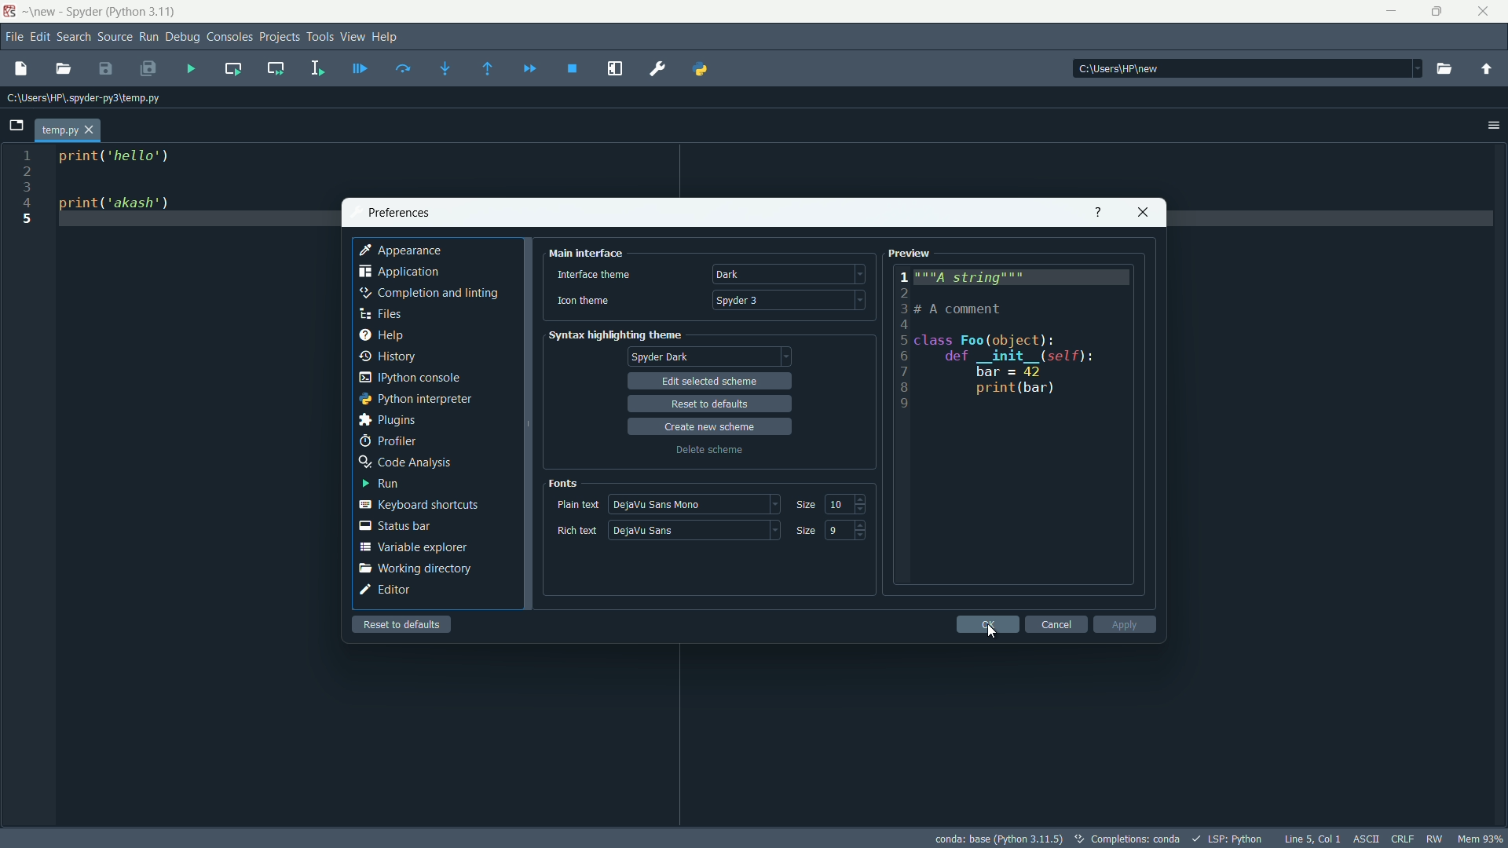 The image size is (1508, 848). What do you see at coordinates (1486, 12) in the screenshot?
I see `close app` at bounding box center [1486, 12].